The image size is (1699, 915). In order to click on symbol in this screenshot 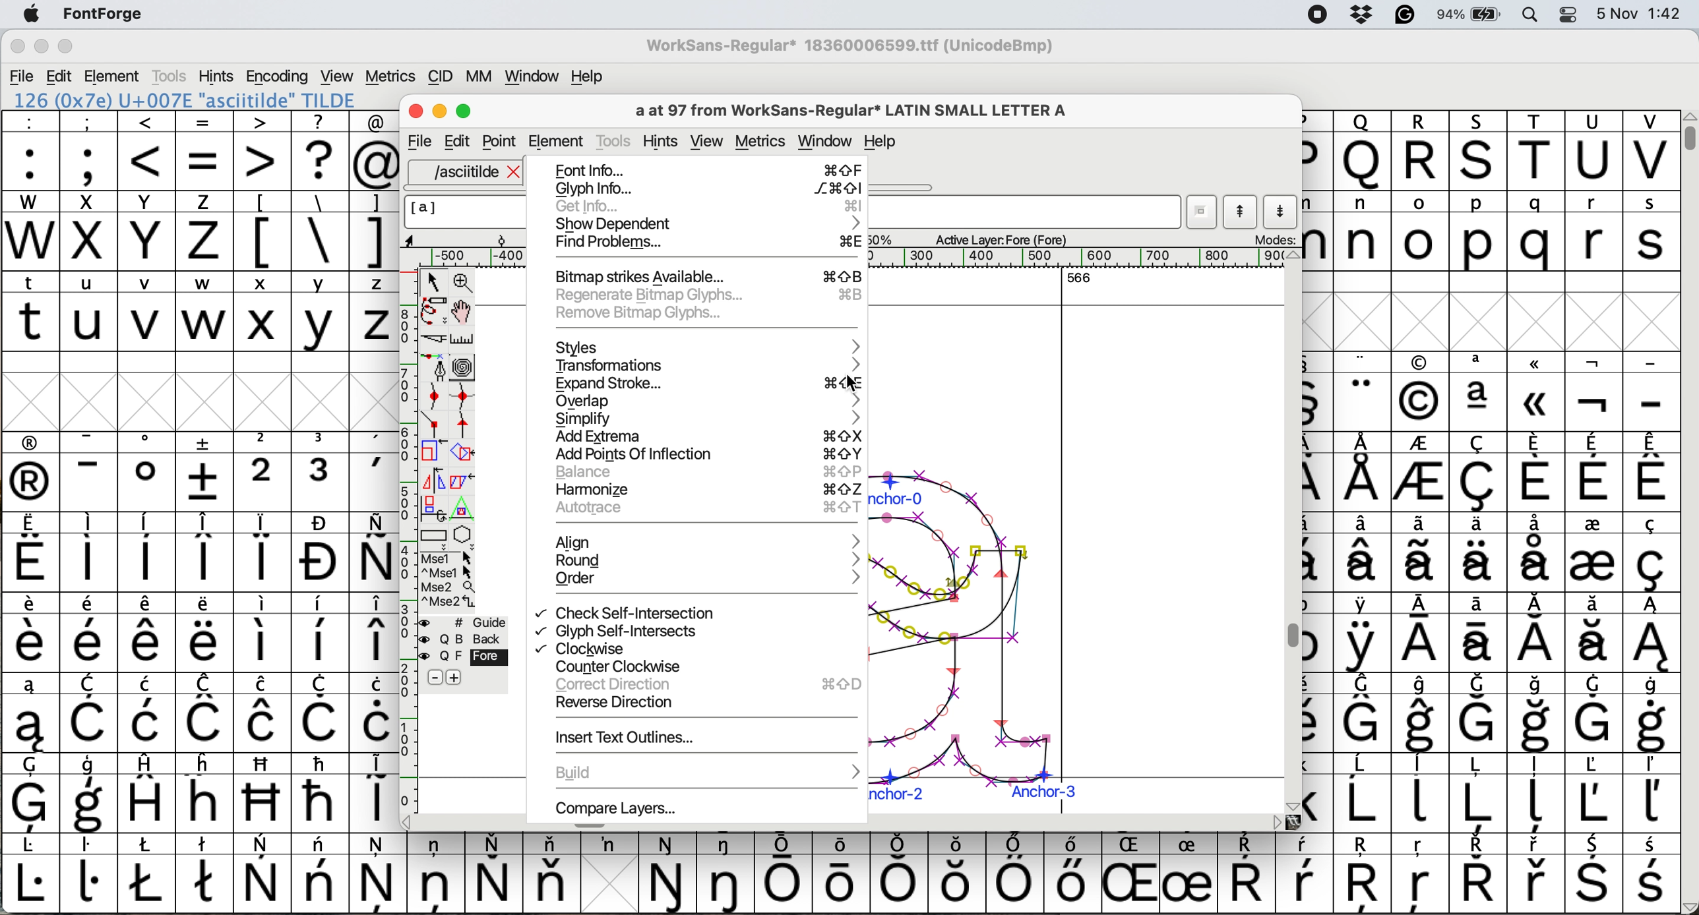, I will do `click(1481, 473)`.